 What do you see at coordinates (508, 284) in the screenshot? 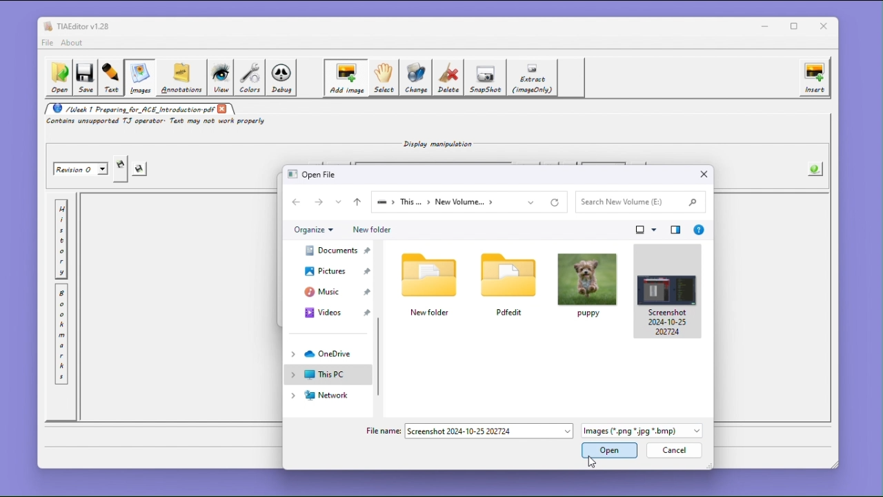
I see `PDFEdit` at bounding box center [508, 284].